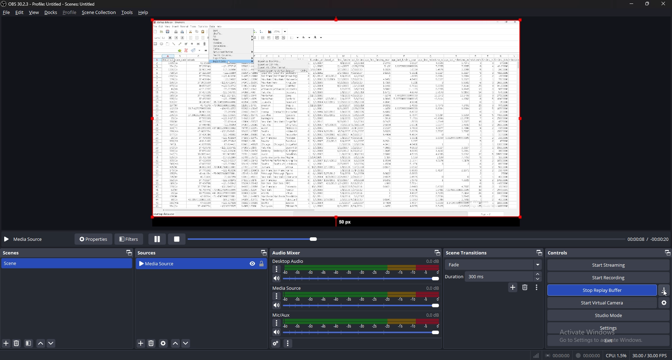 The width and height of the screenshot is (672, 360). I want to click on minimize, so click(631, 3).